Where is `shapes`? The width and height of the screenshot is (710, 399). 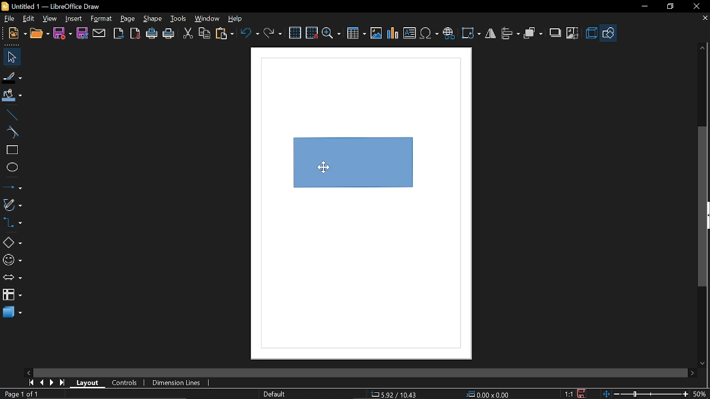
shapes is located at coordinates (609, 33).